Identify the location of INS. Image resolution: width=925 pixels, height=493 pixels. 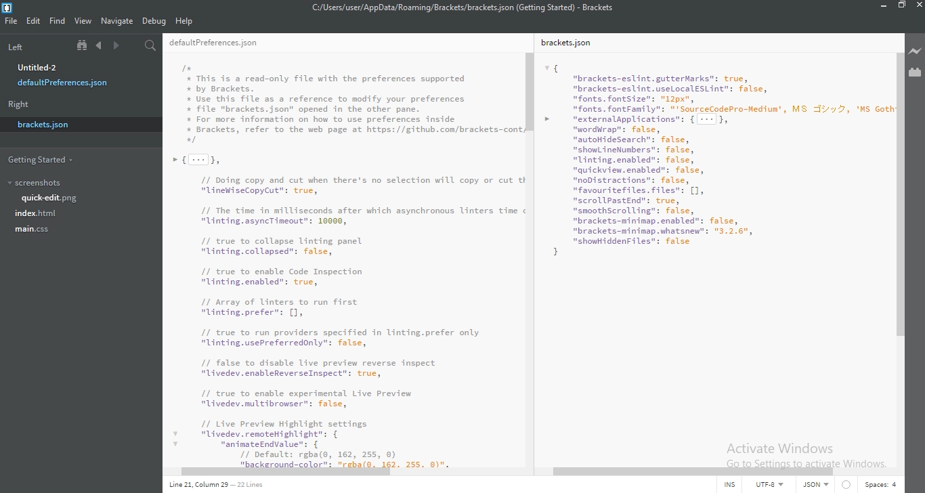
(734, 485).